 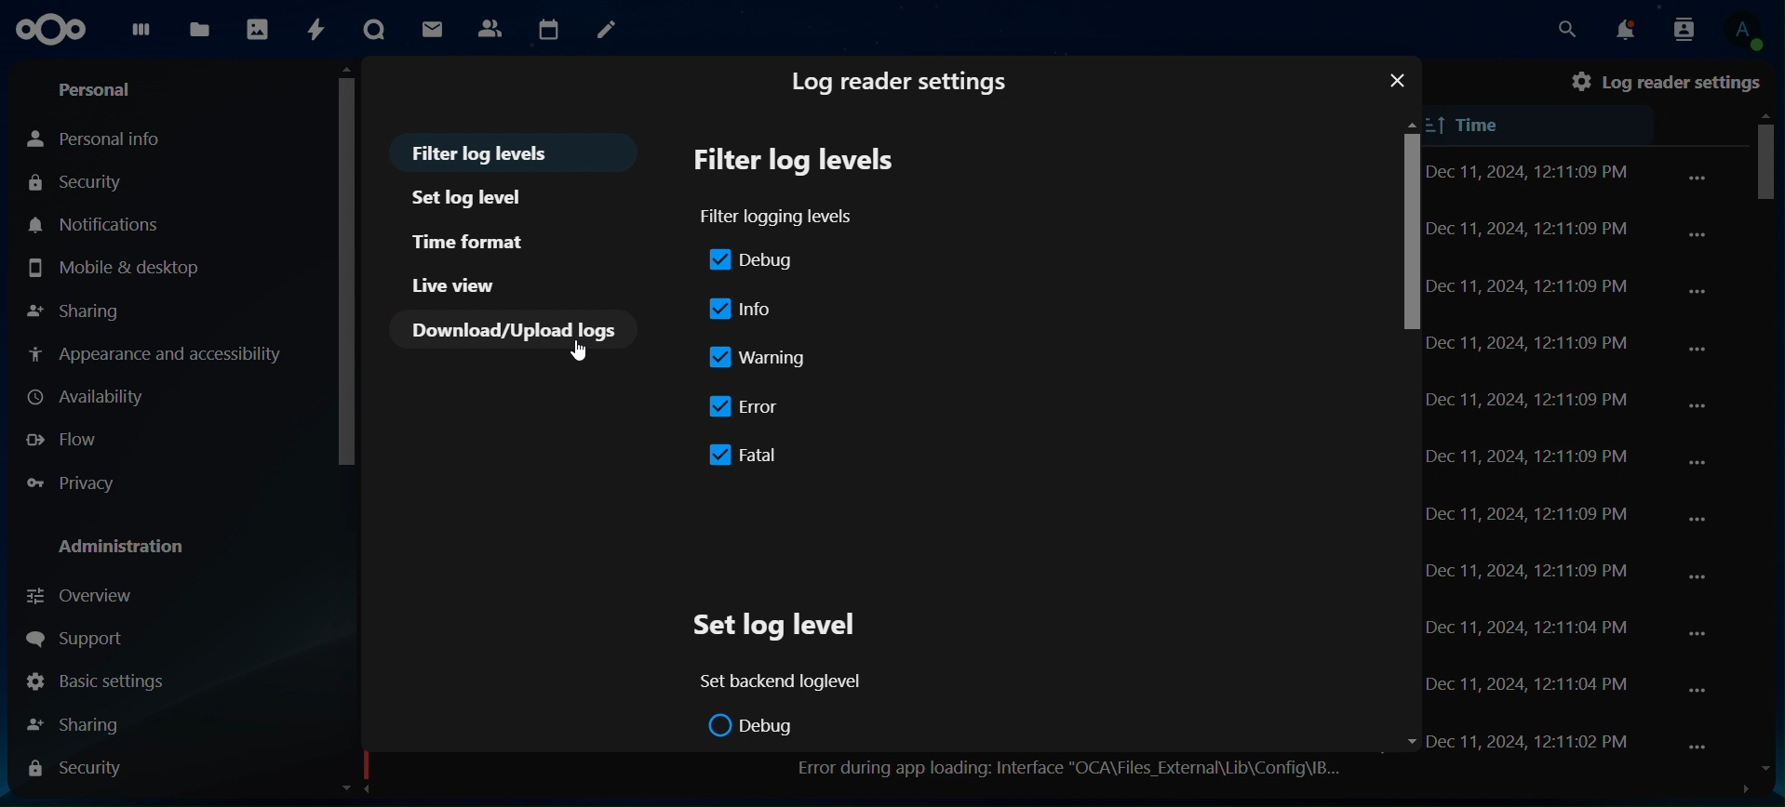 I want to click on administration, so click(x=129, y=547).